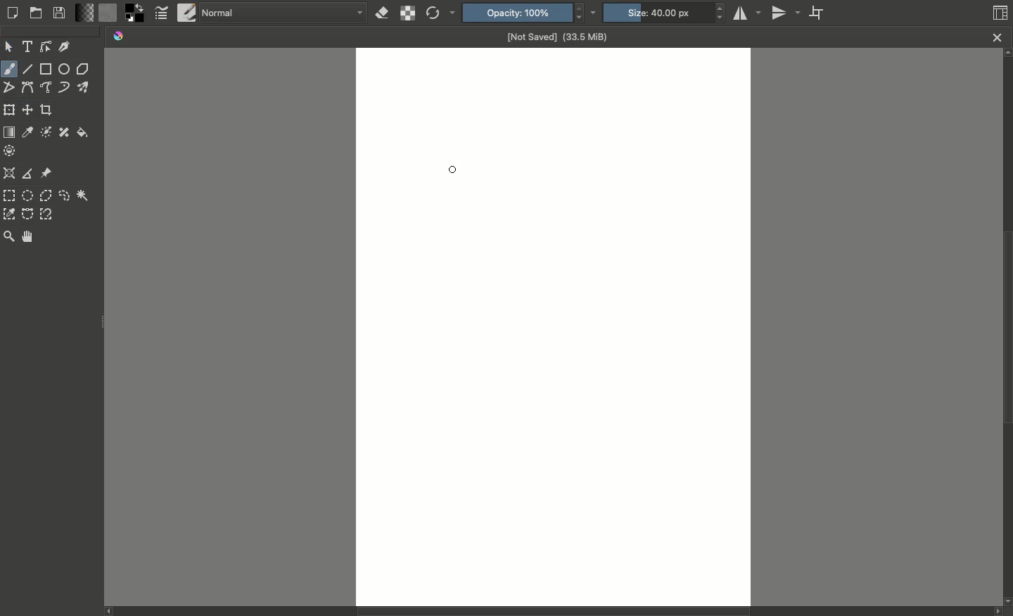 The image size is (1013, 616). Describe the element at coordinates (451, 171) in the screenshot. I see `Cursor` at that location.